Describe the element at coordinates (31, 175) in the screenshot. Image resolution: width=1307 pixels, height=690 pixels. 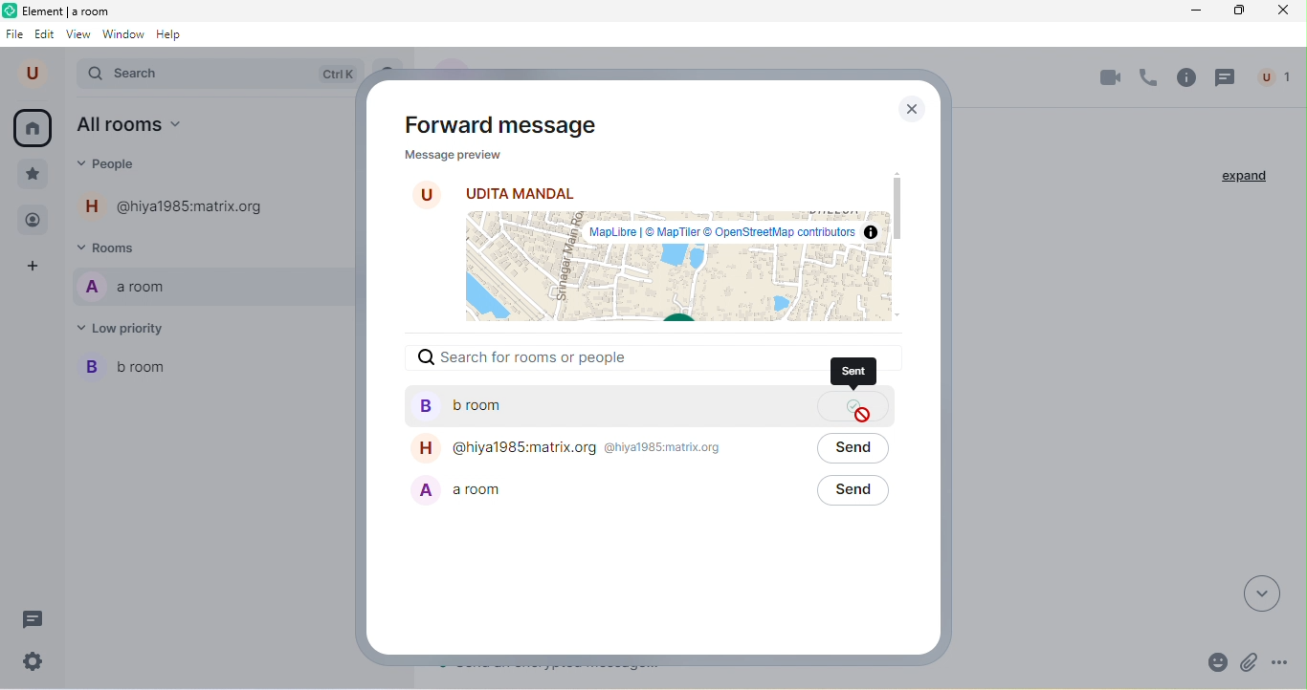
I see `favorite` at that location.